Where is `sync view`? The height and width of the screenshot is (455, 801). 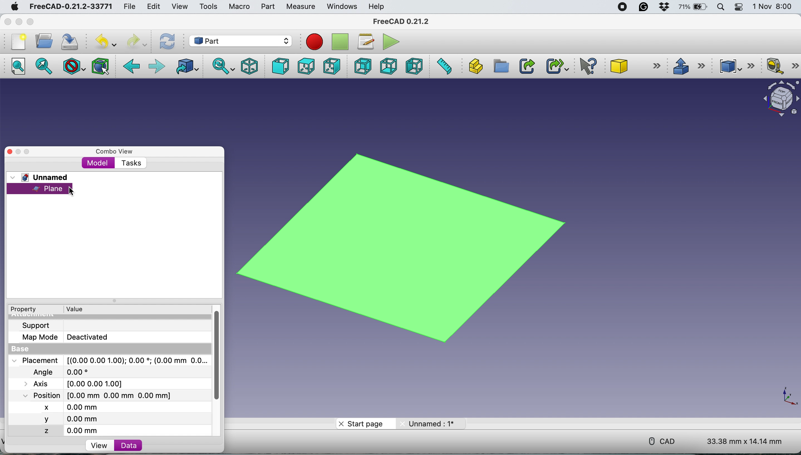
sync view is located at coordinates (225, 67).